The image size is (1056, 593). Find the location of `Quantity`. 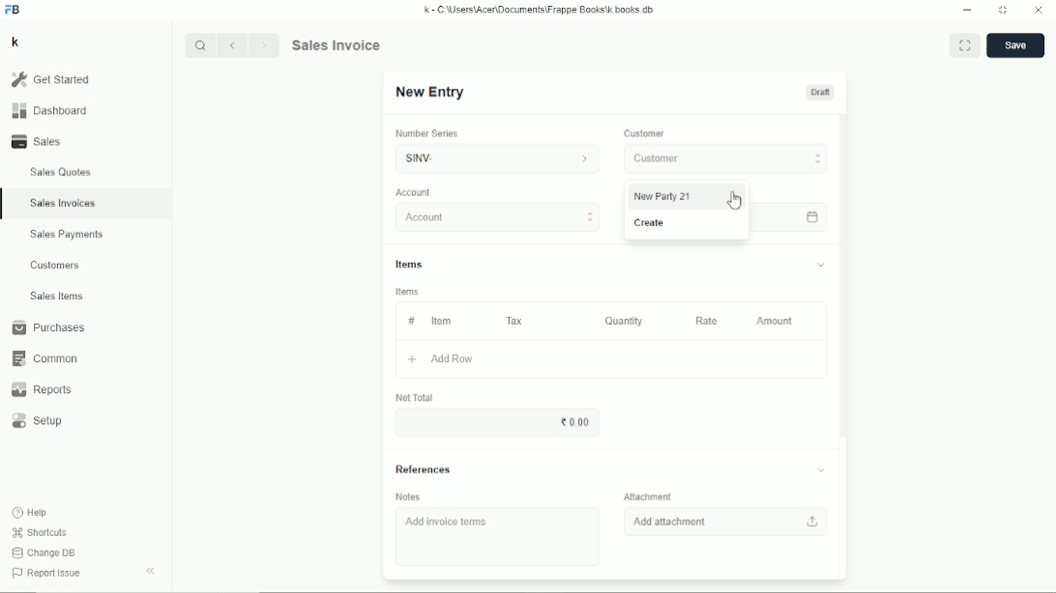

Quantity is located at coordinates (624, 321).